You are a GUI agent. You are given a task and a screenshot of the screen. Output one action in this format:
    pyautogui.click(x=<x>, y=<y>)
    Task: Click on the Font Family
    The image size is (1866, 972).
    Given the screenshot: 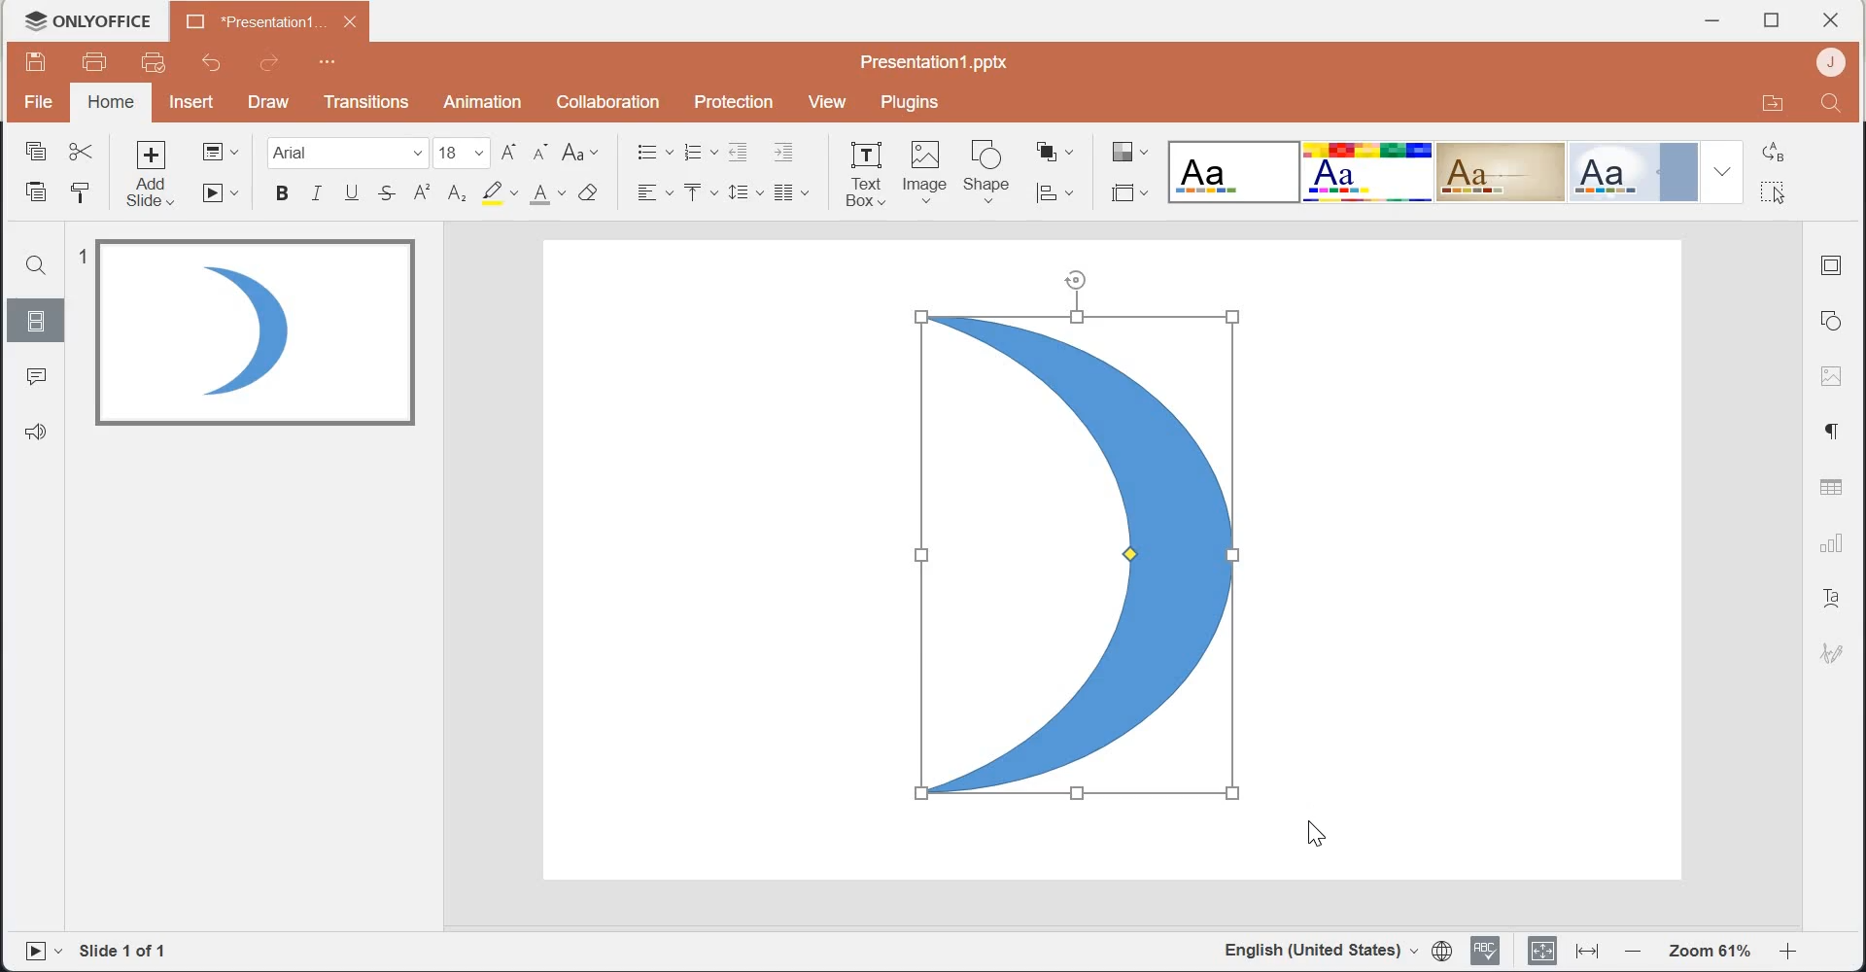 What is the action you would take?
    pyautogui.click(x=350, y=153)
    